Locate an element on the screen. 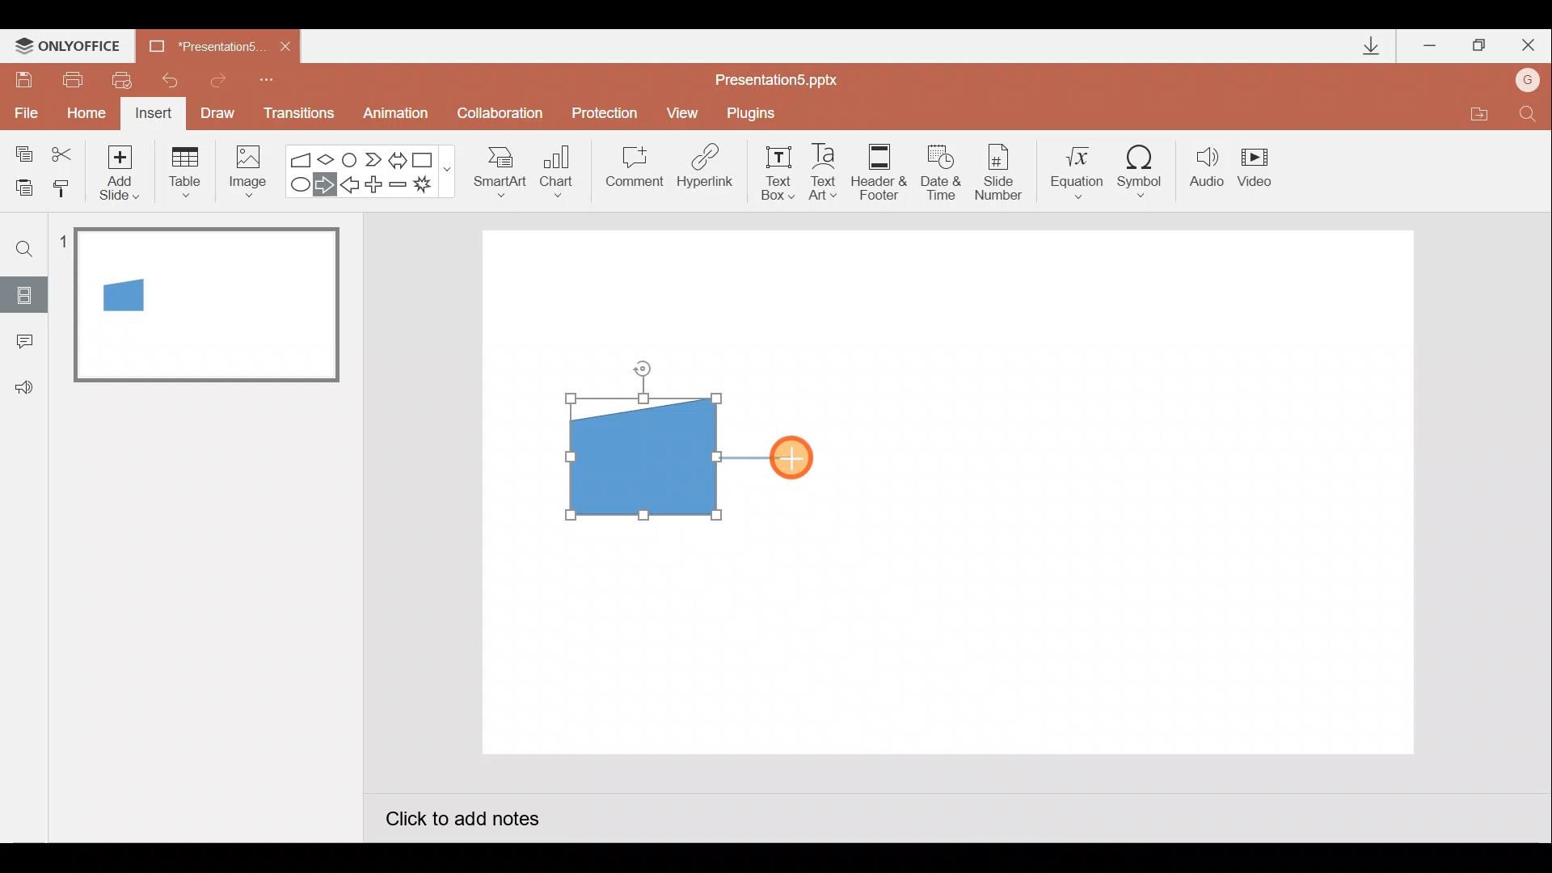 The height and width of the screenshot is (873, 1552). Hyperlink is located at coordinates (706, 171).